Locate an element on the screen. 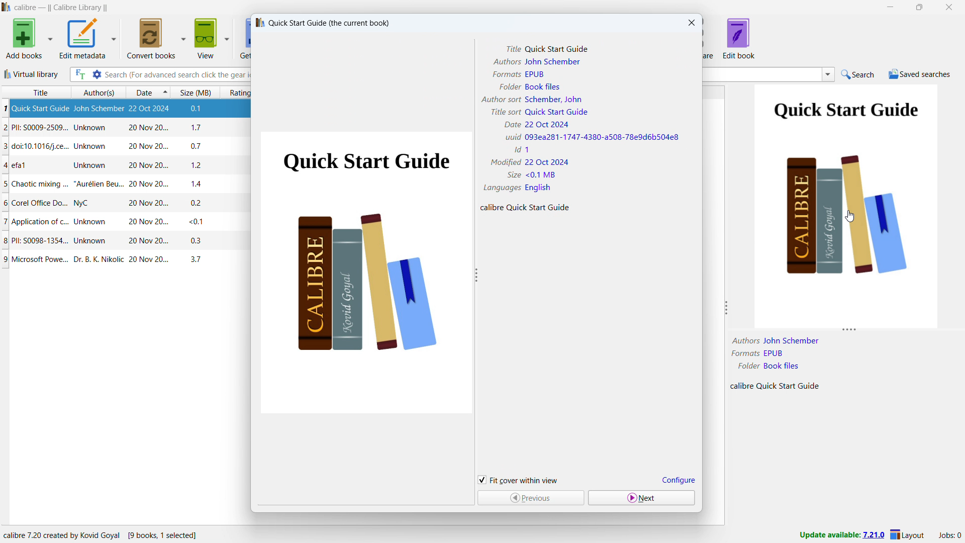  English is located at coordinates (539, 188).